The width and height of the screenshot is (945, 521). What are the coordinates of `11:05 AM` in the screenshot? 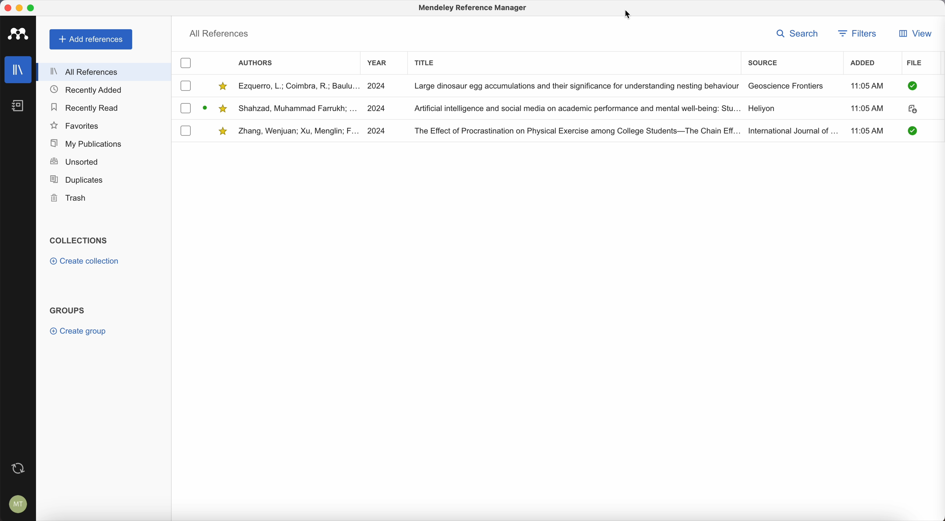 It's located at (869, 130).